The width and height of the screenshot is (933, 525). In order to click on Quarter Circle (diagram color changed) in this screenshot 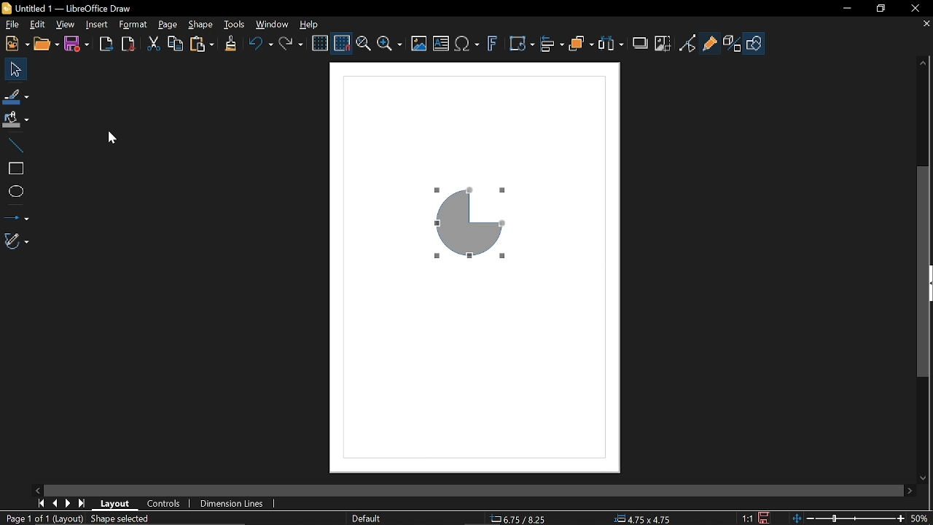, I will do `click(477, 227)`.